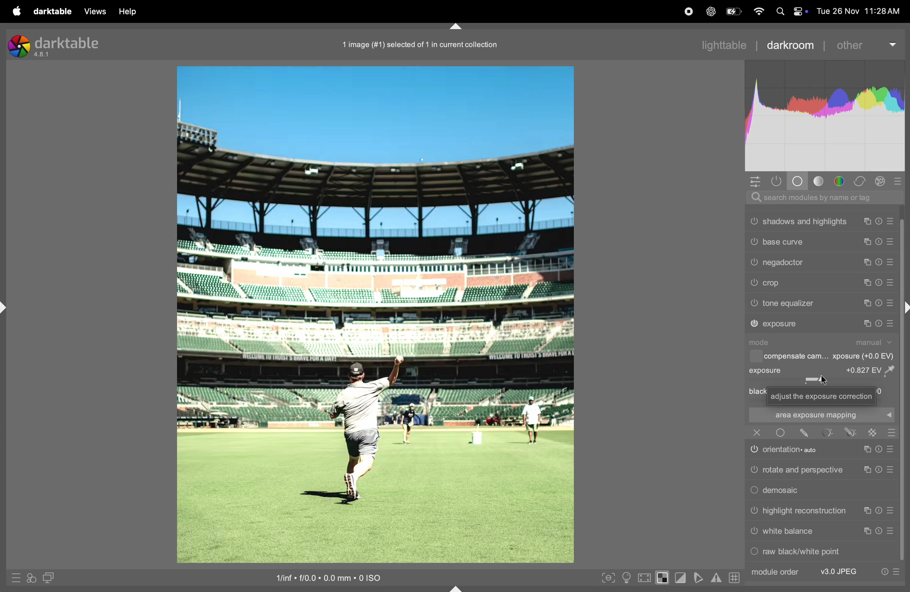 The width and height of the screenshot is (910, 592). Describe the element at coordinates (18, 46) in the screenshot. I see `logo` at that location.